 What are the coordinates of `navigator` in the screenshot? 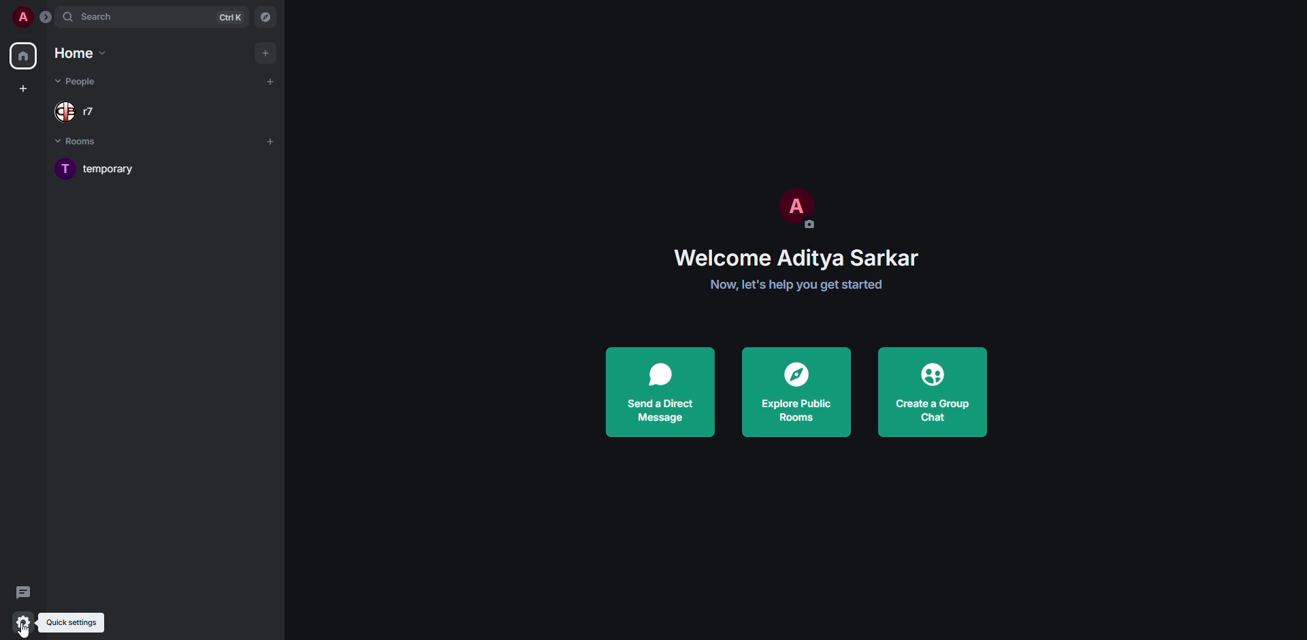 It's located at (263, 18).